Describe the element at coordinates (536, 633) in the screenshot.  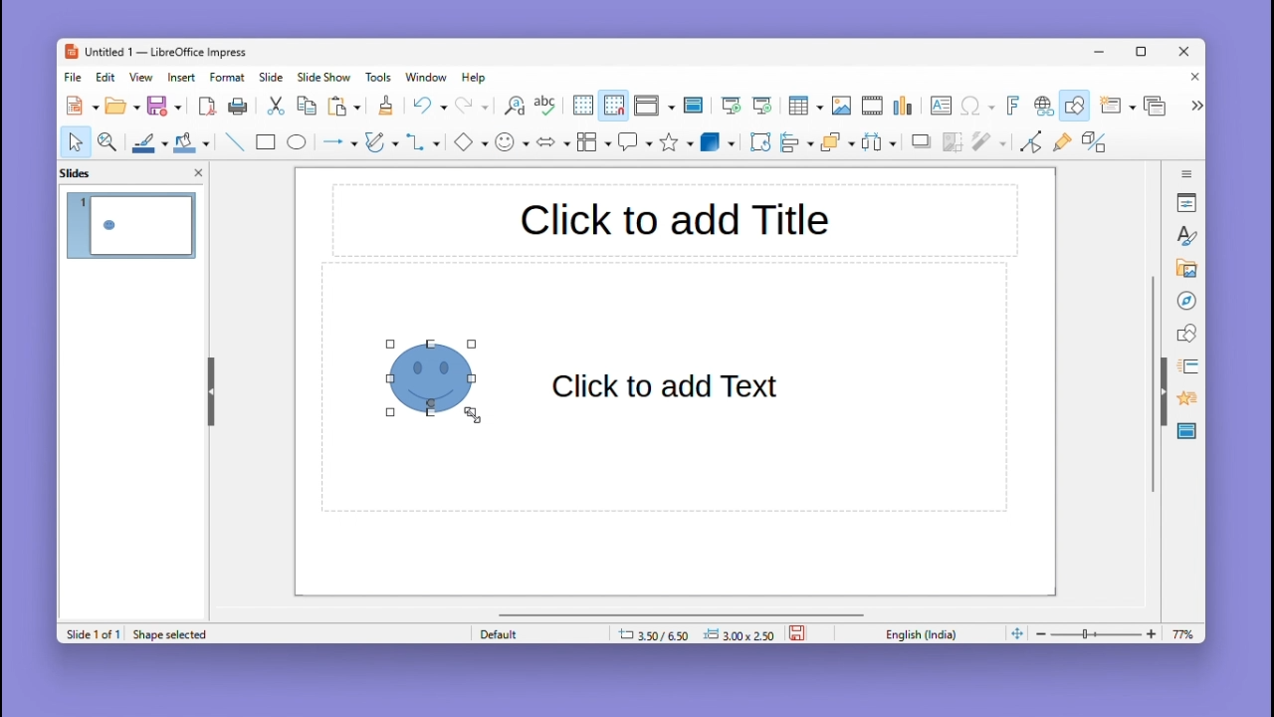
I see `Default` at that location.